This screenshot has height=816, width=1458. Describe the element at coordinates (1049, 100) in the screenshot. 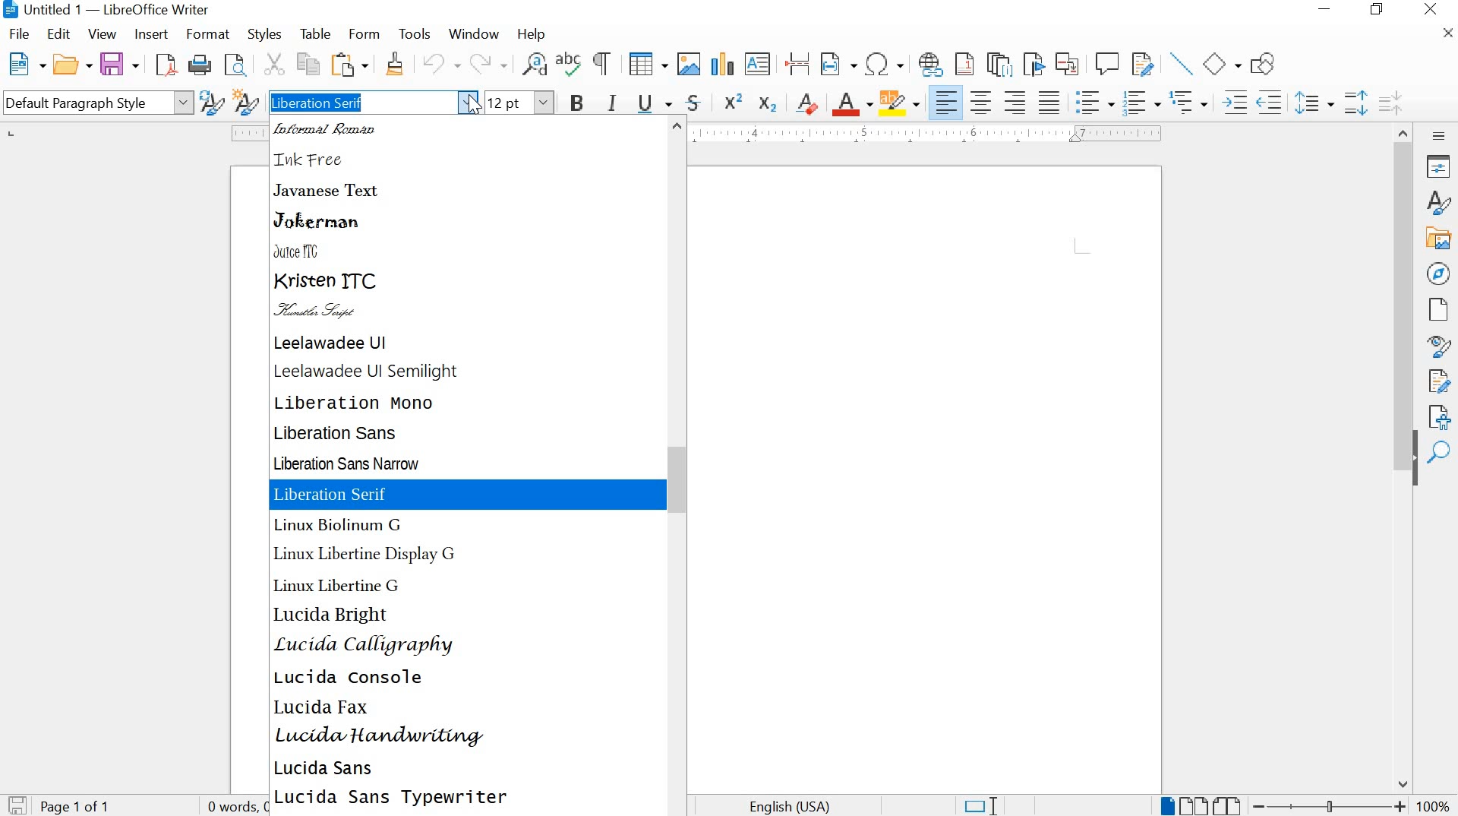

I see `JUSTIFIED` at that location.